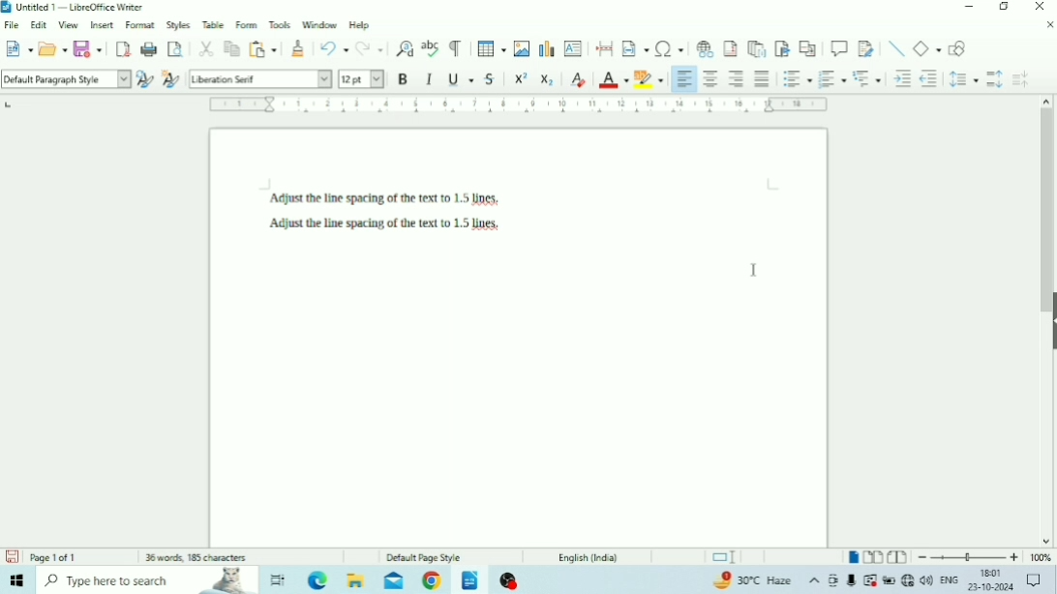 This screenshot has width=1057, height=594. Describe the element at coordinates (39, 25) in the screenshot. I see `Edit` at that location.